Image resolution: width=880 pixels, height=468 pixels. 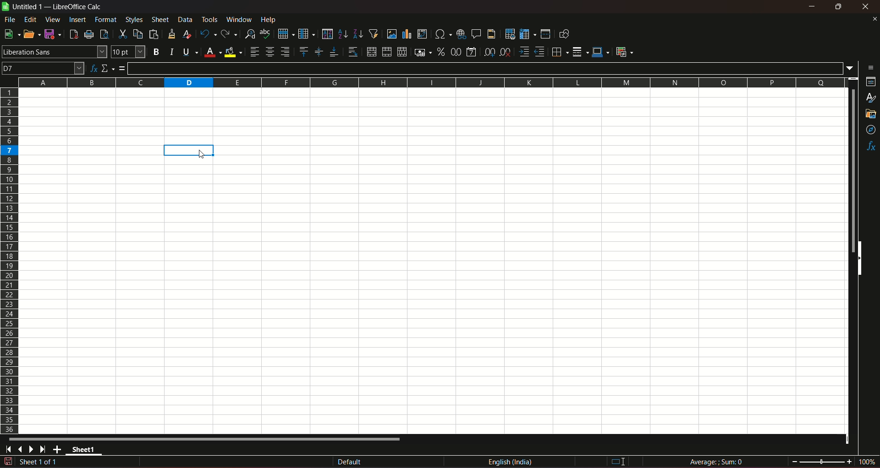 What do you see at coordinates (488, 52) in the screenshot?
I see `add decimal place` at bounding box center [488, 52].